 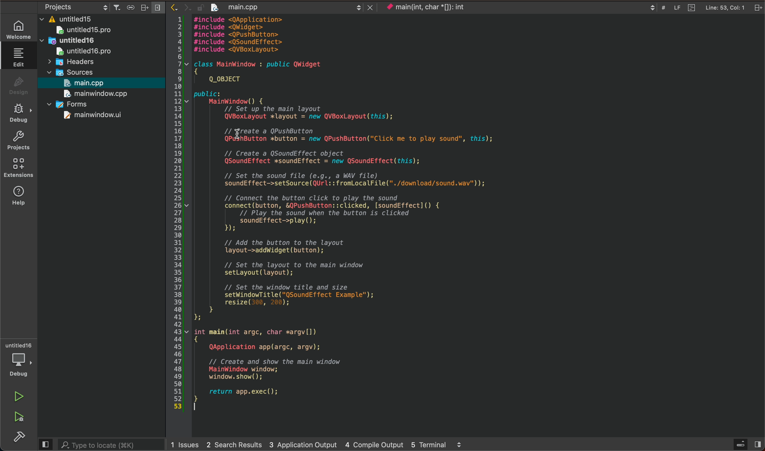 What do you see at coordinates (236, 131) in the screenshot?
I see `cursor` at bounding box center [236, 131].